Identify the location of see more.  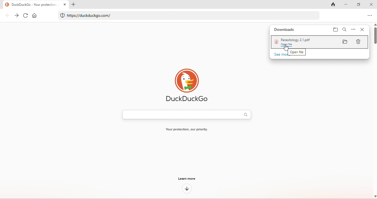
(280, 54).